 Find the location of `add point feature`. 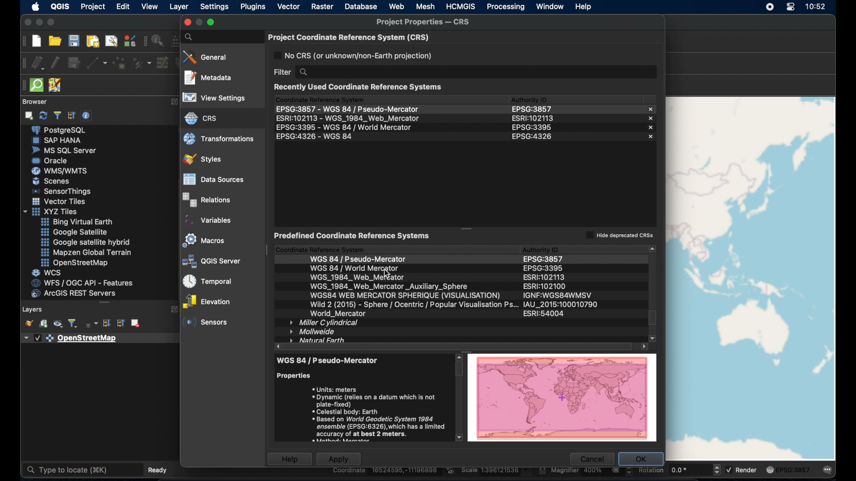

add point feature is located at coordinates (120, 64).